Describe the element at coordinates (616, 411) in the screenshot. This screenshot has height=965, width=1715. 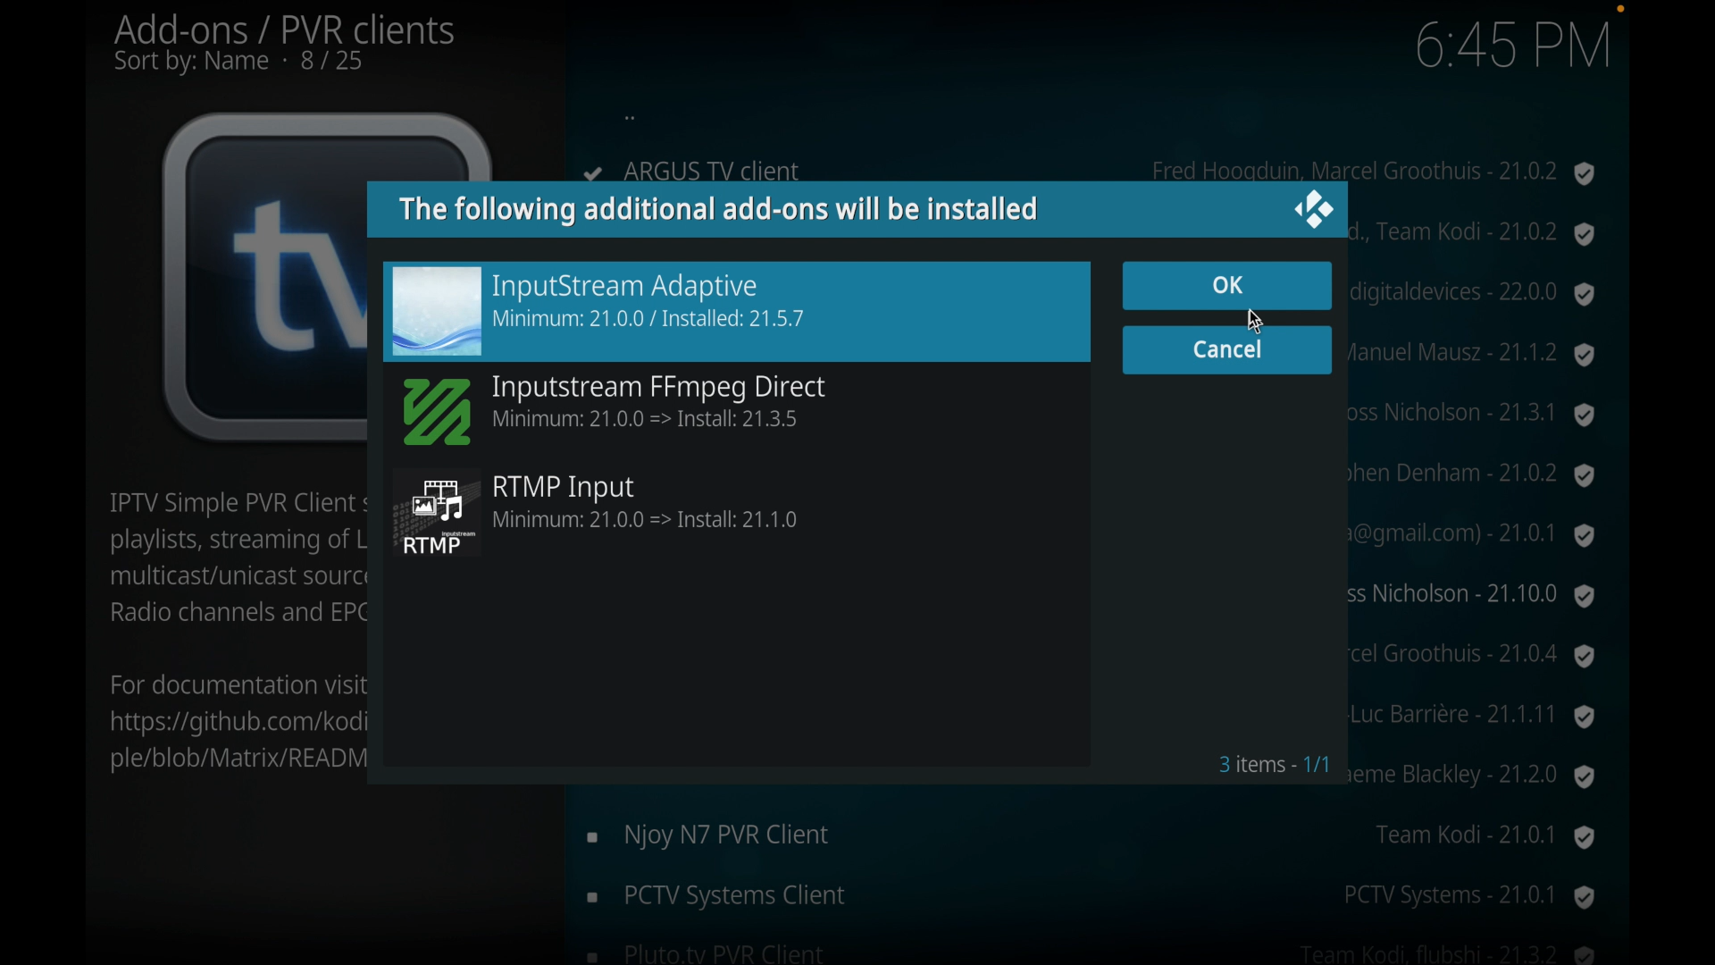
I see `inputstream` at that location.